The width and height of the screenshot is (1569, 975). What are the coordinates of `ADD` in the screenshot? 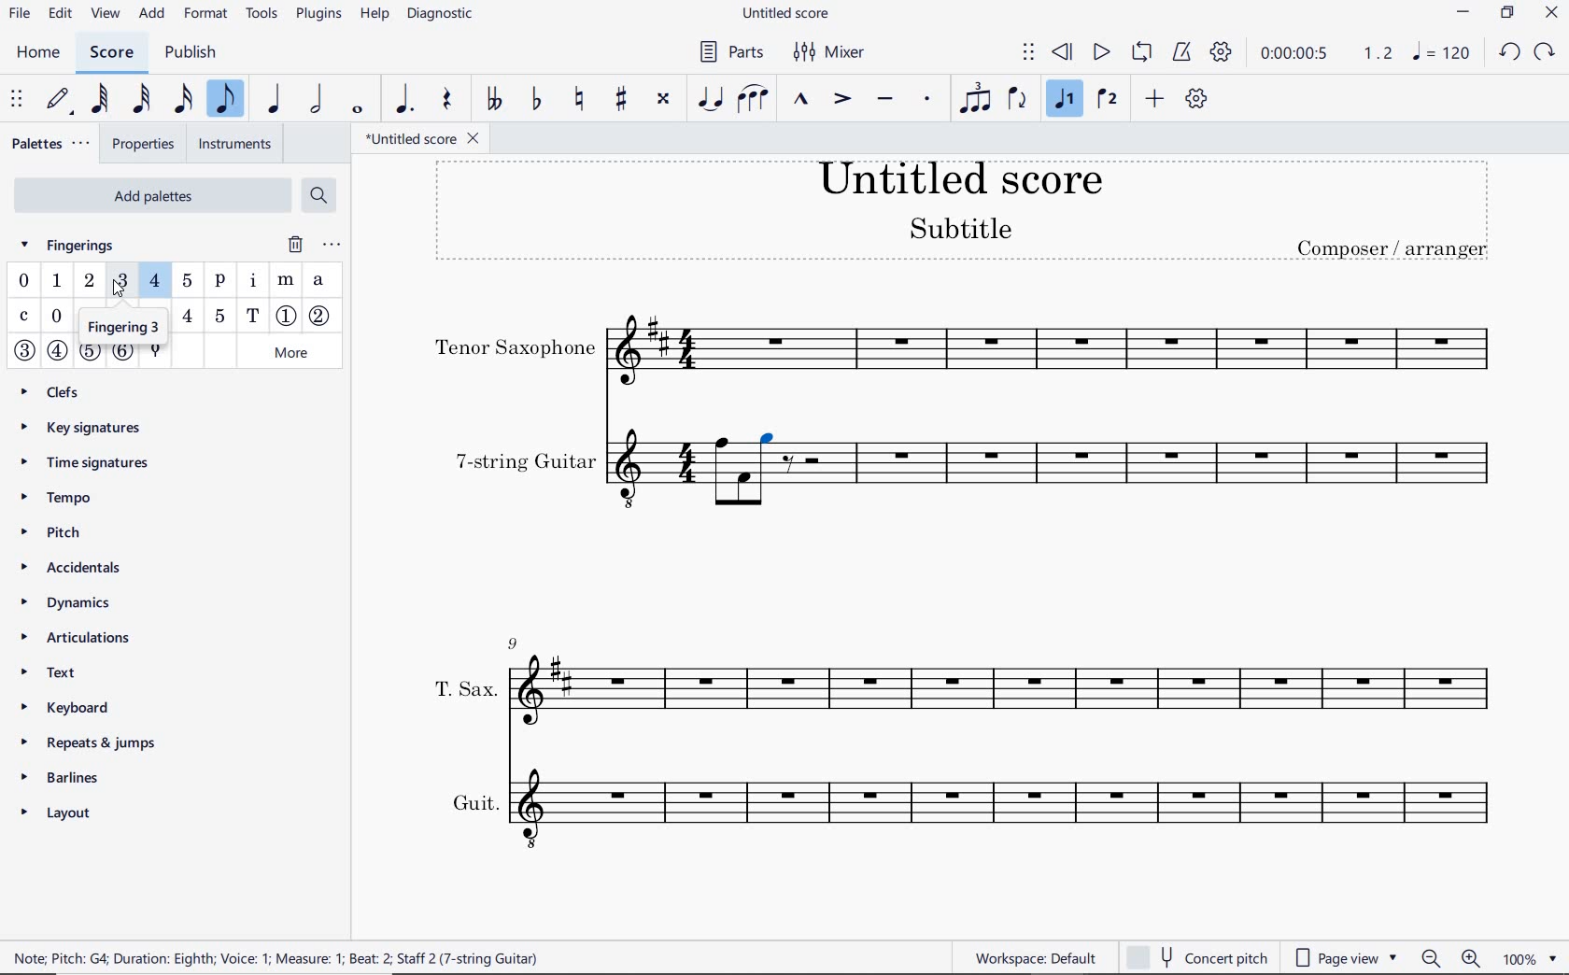 It's located at (154, 14).